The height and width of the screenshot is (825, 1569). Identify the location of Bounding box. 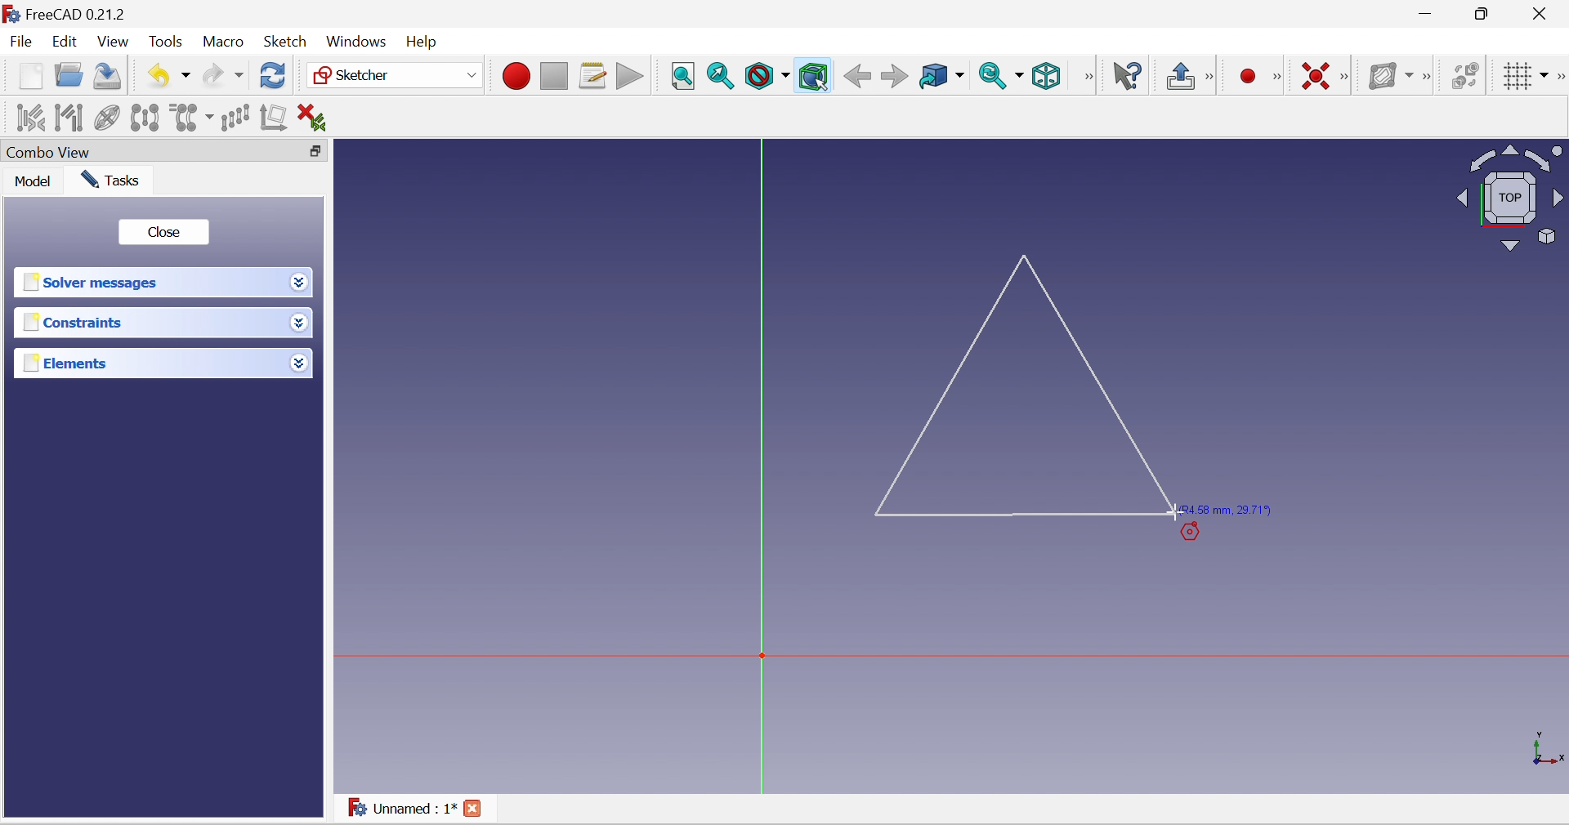
(815, 77).